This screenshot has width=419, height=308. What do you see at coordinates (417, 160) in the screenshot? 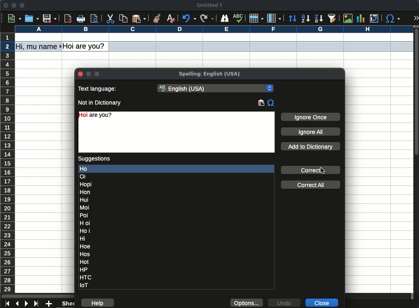
I see `scroll` at bounding box center [417, 160].